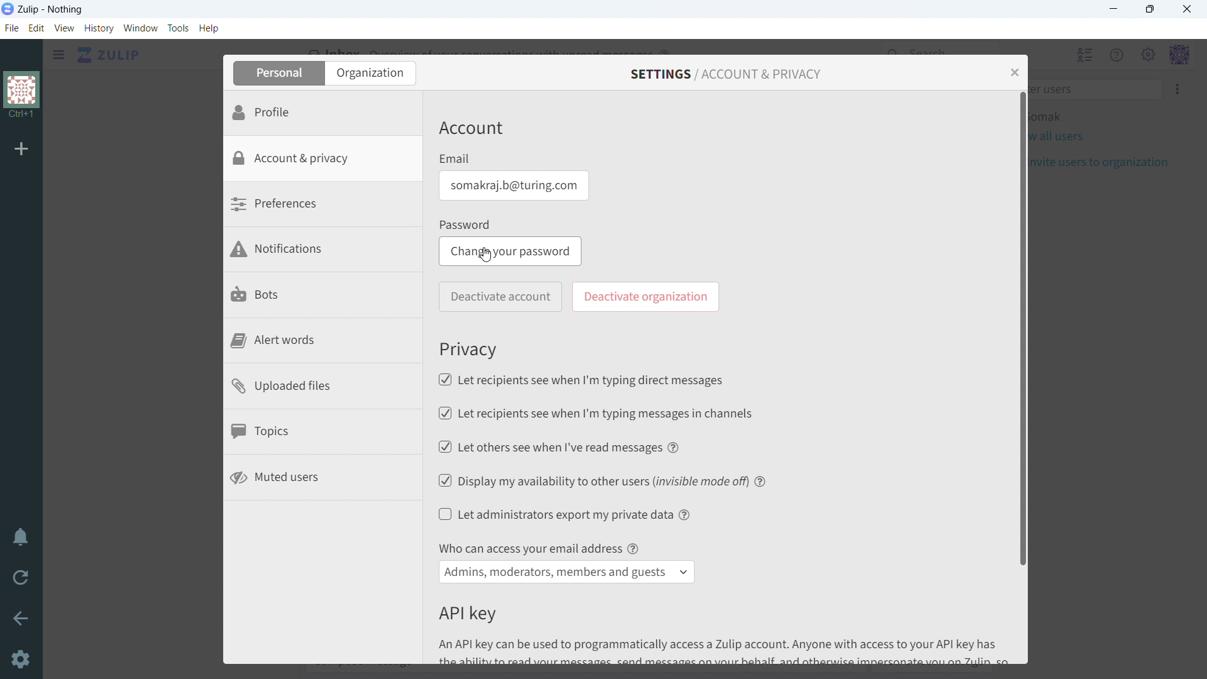 This screenshot has width=1207, height=679. Describe the element at coordinates (488, 258) in the screenshot. I see `Cursor` at that location.